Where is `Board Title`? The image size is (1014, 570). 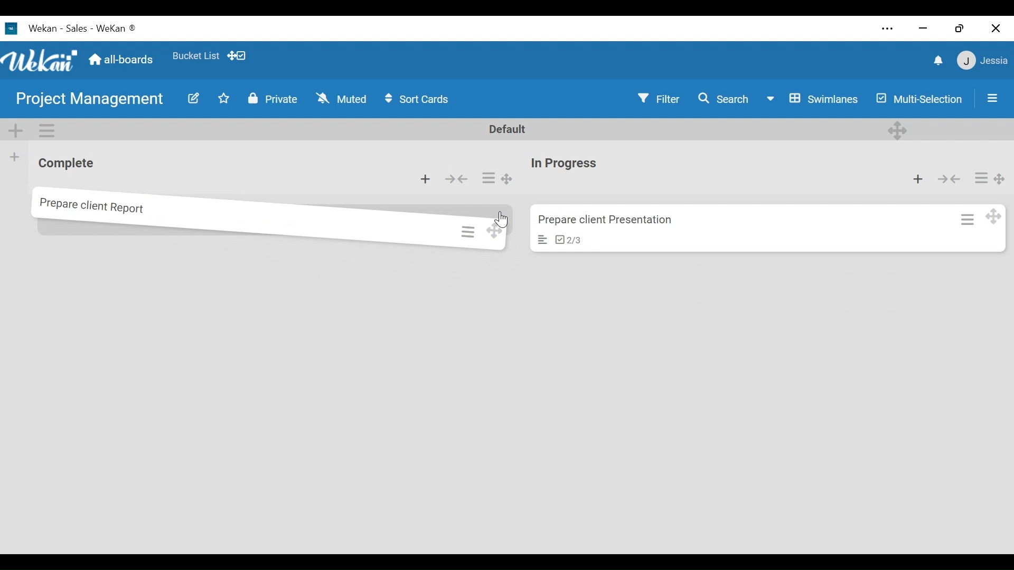 Board Title is located at coordinates (89, 101).